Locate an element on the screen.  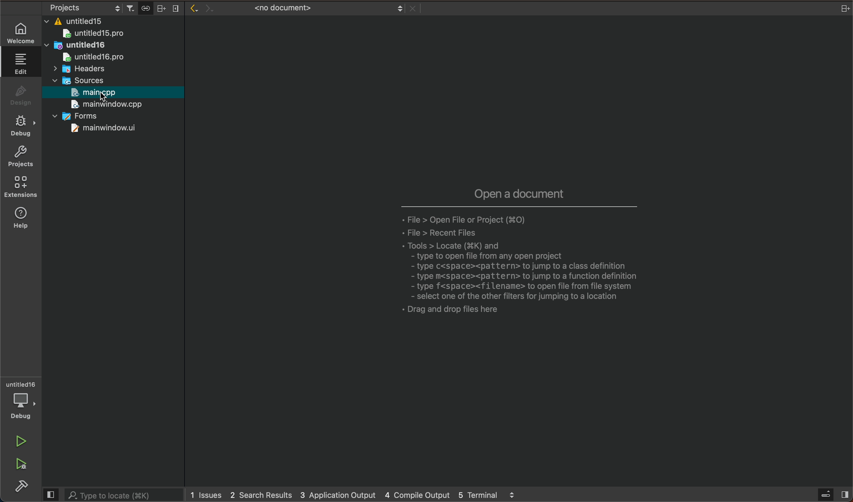
open sidebar is located at coordinates (830, 496).